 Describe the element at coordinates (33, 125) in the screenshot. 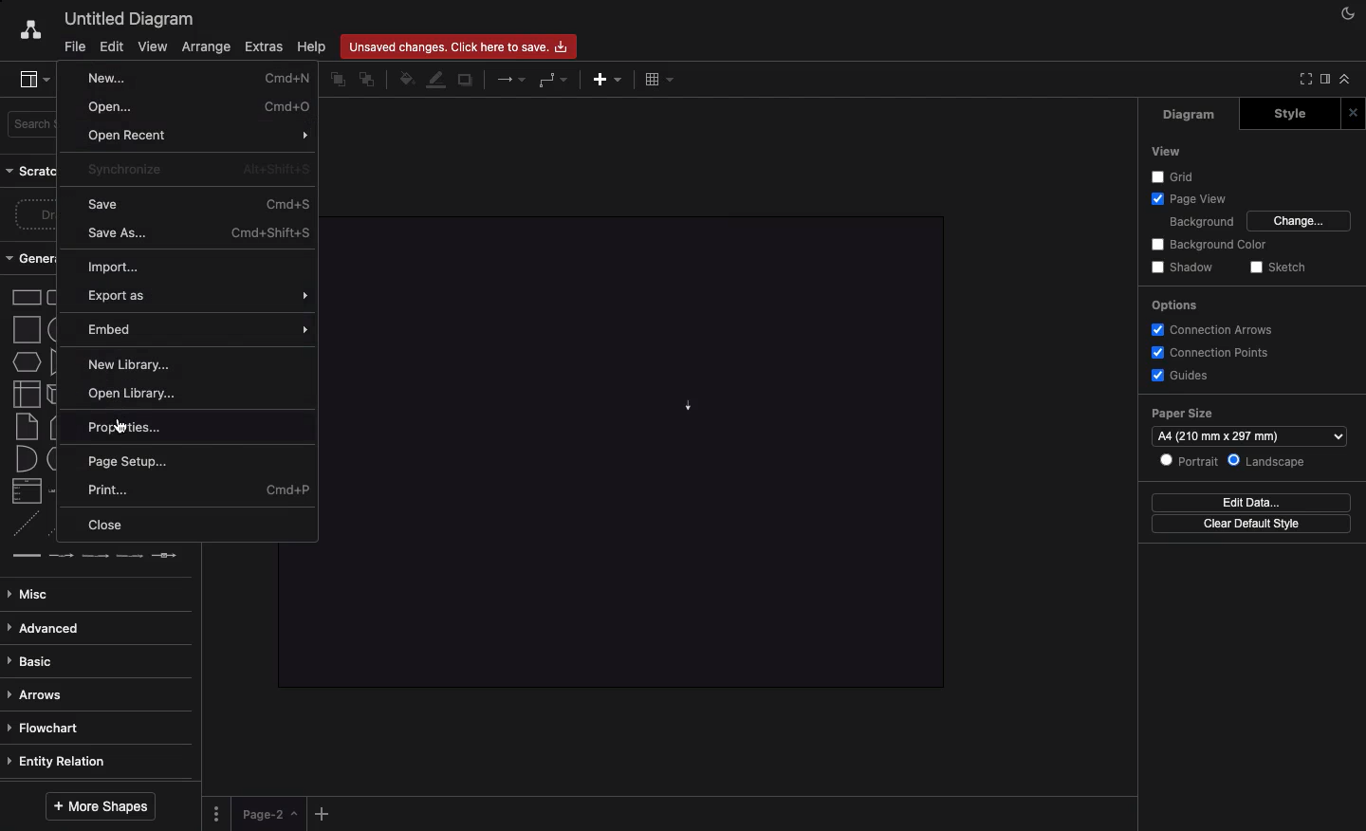

I see `Search shapes` at that location.